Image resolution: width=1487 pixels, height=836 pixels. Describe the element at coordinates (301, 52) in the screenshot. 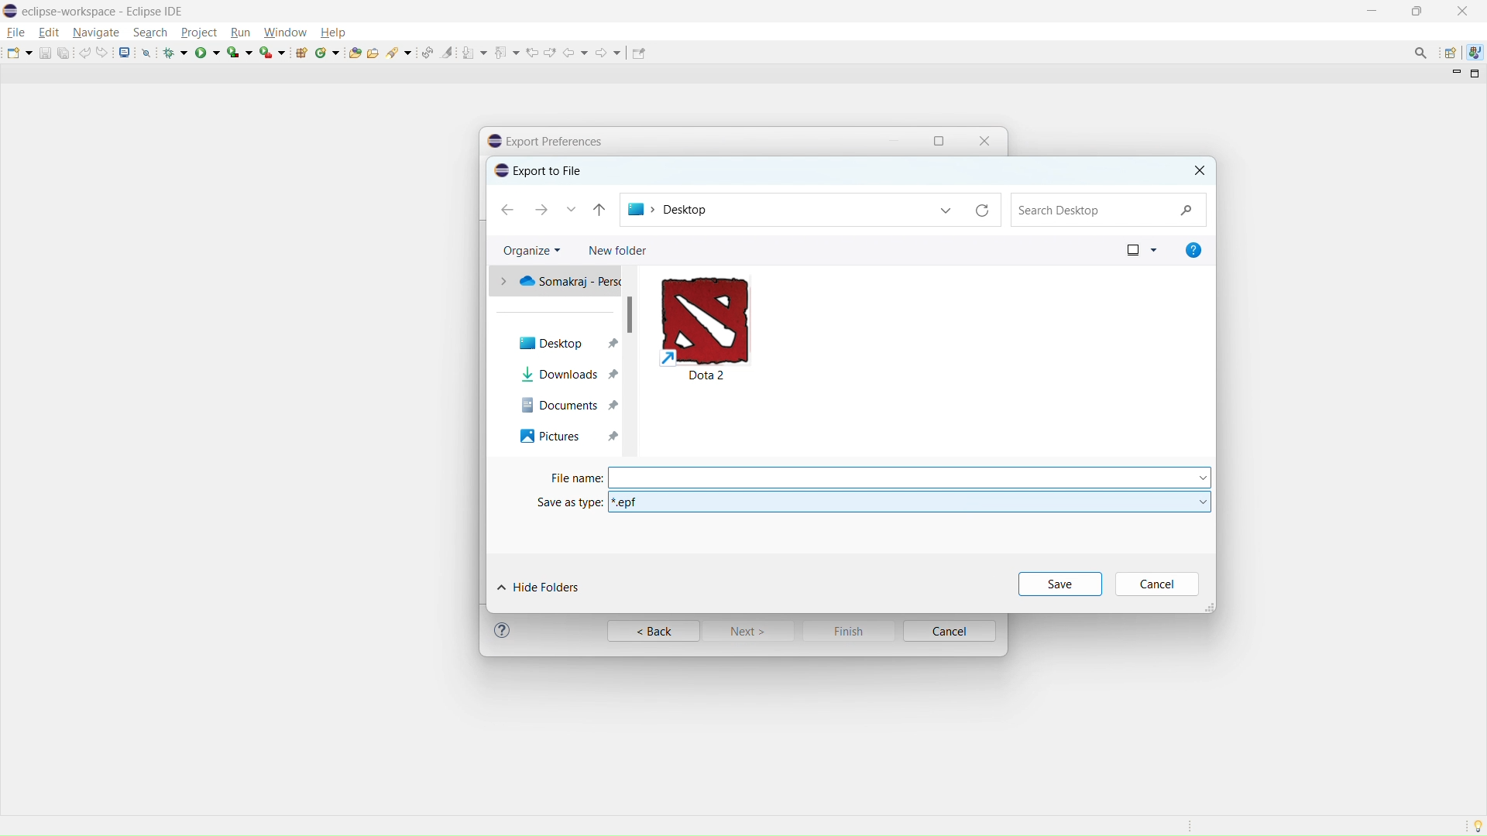

I see `new java package` at that location.